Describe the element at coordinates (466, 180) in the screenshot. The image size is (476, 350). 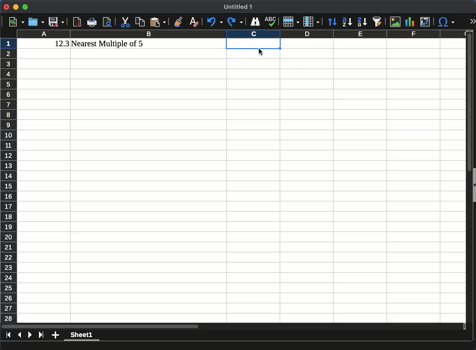
I see `scroll` at that location.